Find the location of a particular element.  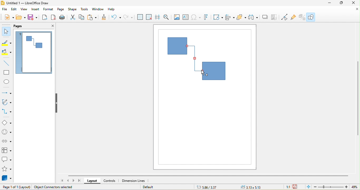

vertical scroll bar is located at coordinates (358, 100).